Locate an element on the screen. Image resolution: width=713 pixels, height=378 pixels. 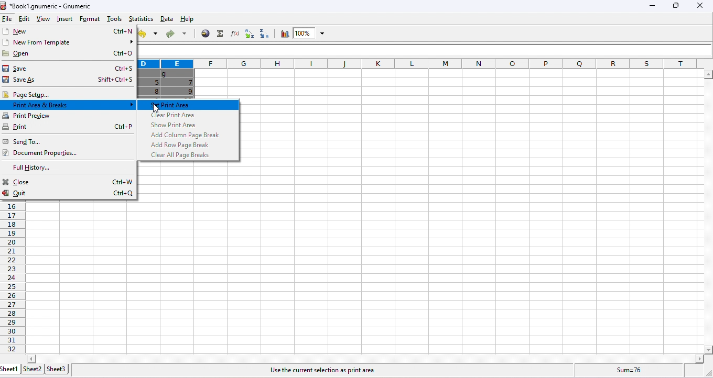
save as is located at coordinates (69, 81).